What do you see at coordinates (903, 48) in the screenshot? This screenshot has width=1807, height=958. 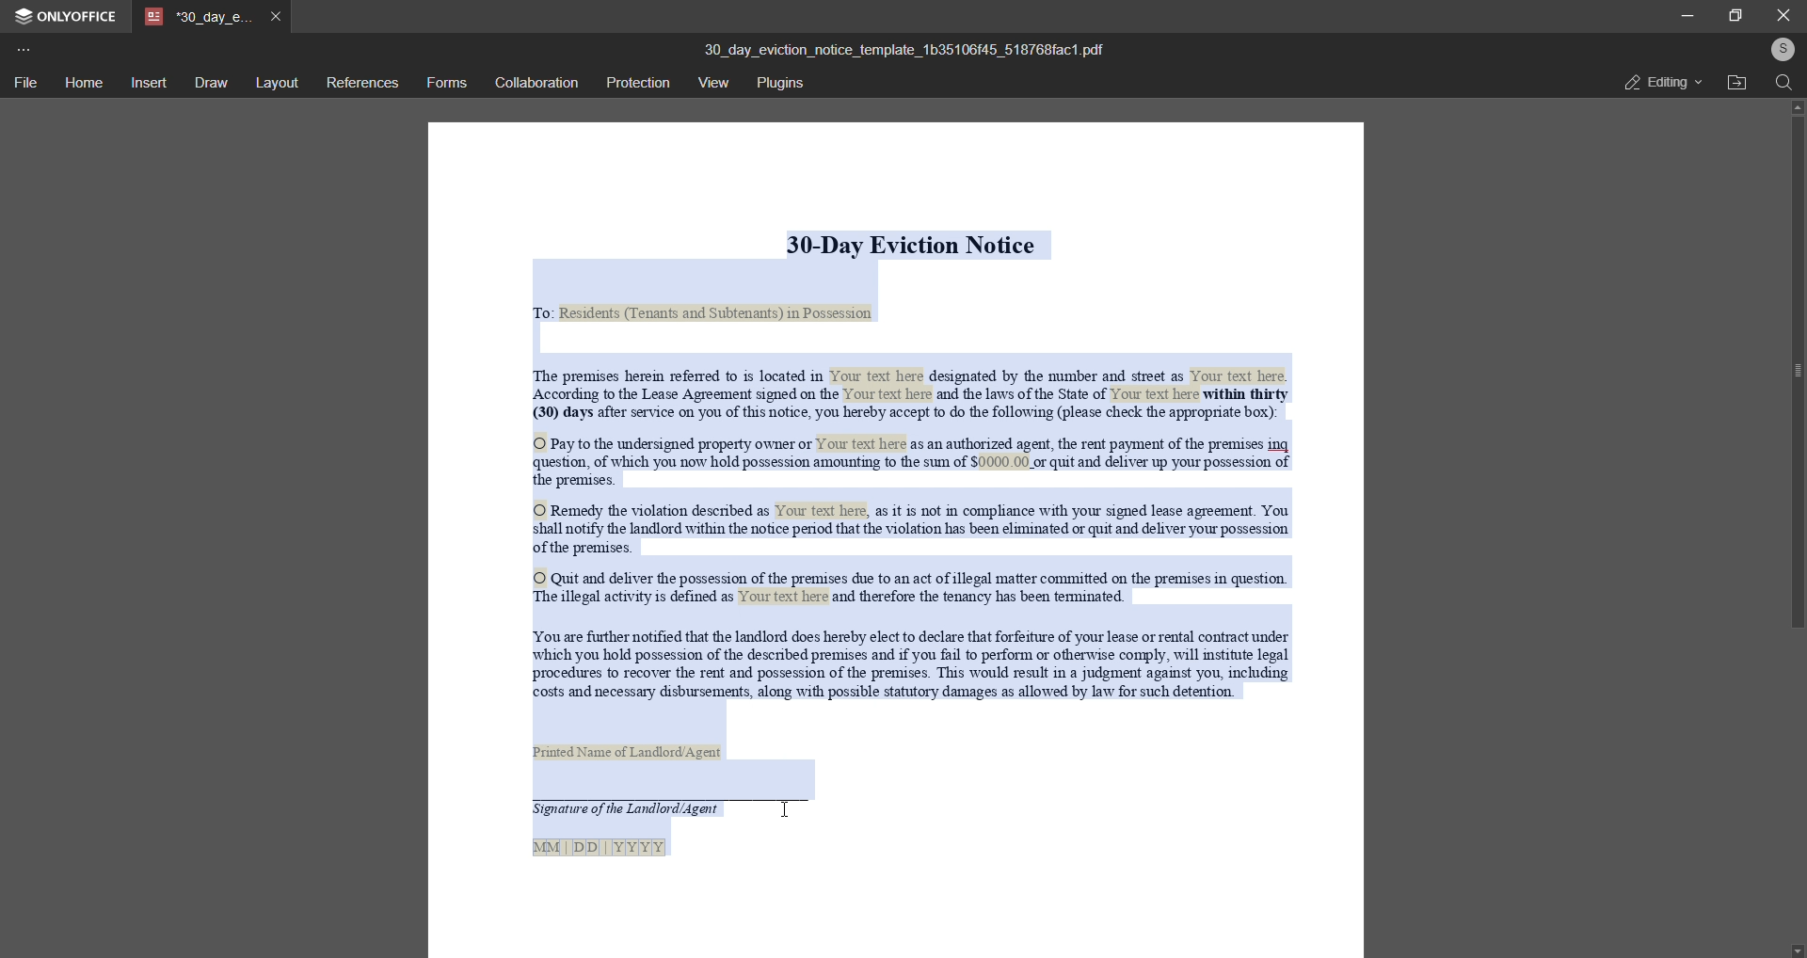 I see `(title)30_day_eviction_notice_template_1b35106f45_518768fac1.pdf` at bounding box center [903, 48].